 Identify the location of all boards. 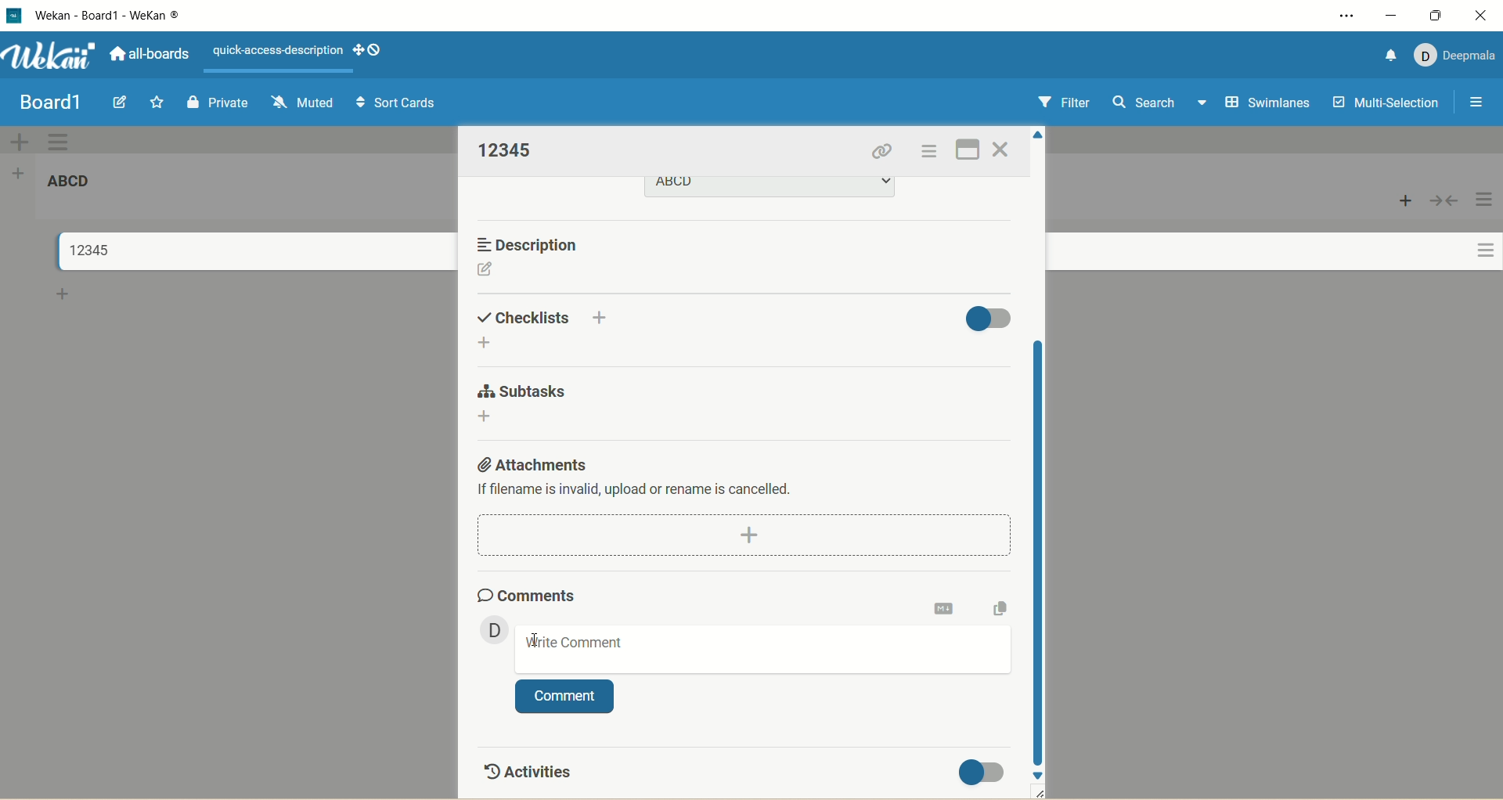
(148, 56).